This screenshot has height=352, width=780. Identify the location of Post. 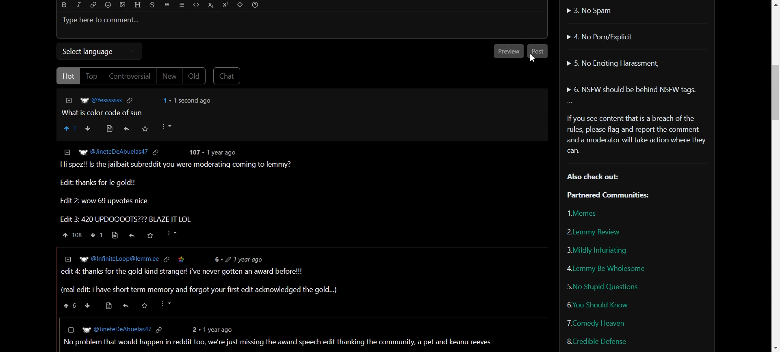
(539, 52).